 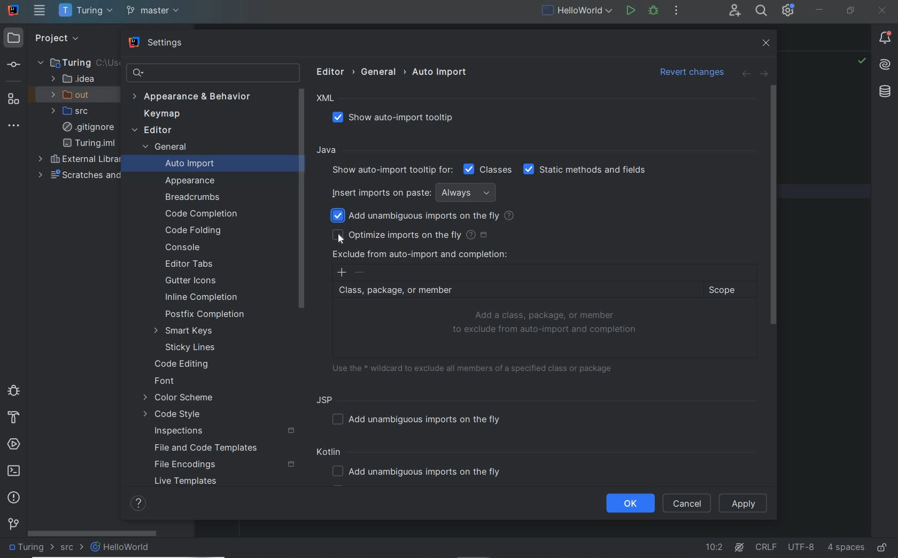 I want to click on BREADCRUMBS, so click(x=195, y=198).